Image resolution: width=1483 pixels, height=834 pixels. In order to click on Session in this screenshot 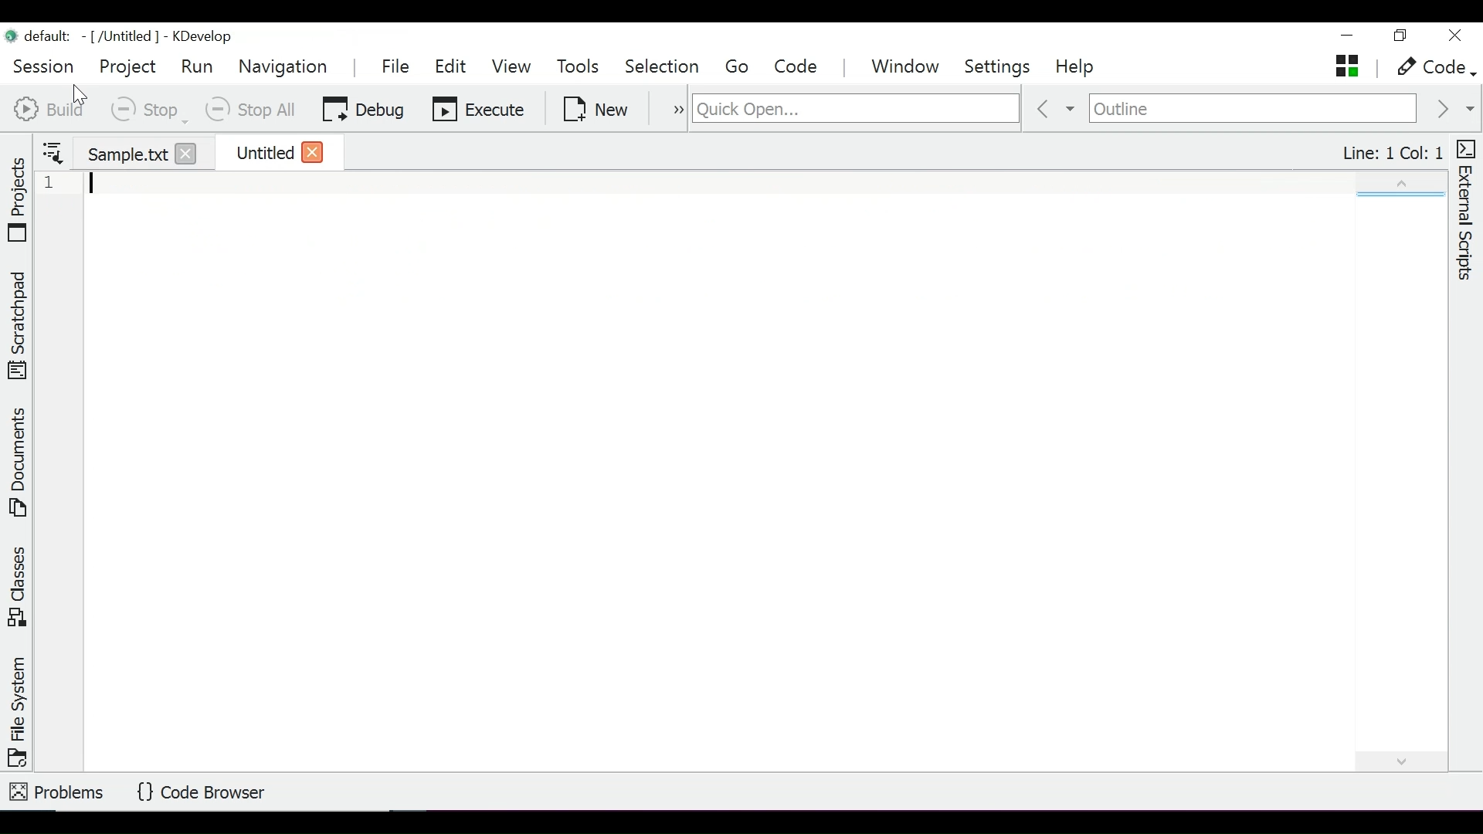, I will do `click(43, 66)`.